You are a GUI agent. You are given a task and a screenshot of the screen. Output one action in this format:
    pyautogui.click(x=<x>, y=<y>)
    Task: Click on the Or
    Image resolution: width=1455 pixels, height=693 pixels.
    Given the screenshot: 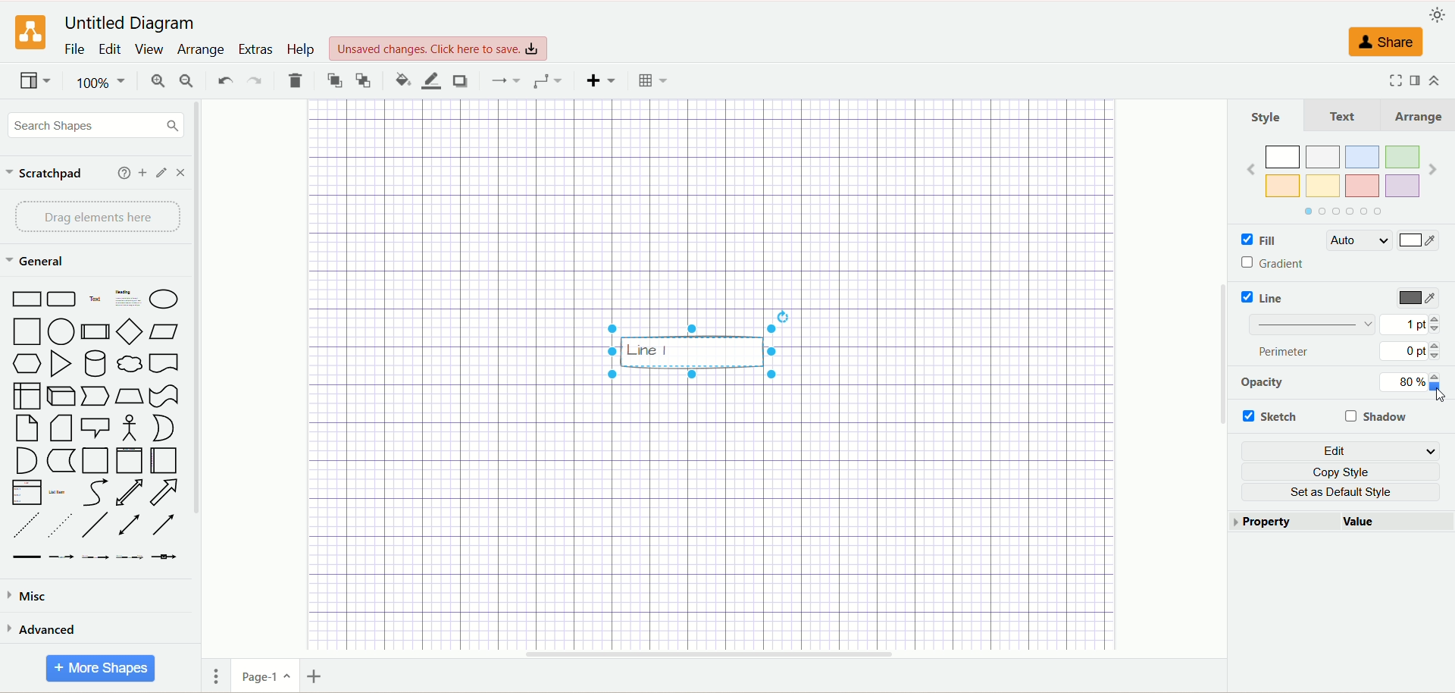 What is the action you would take?
    pyautogui.click(x=164, y=428)
    